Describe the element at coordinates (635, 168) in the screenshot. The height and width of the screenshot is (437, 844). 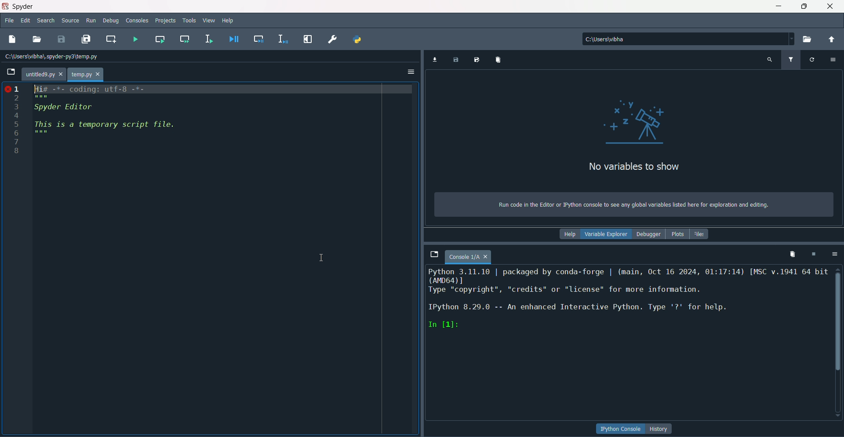
I see `text` at that location.